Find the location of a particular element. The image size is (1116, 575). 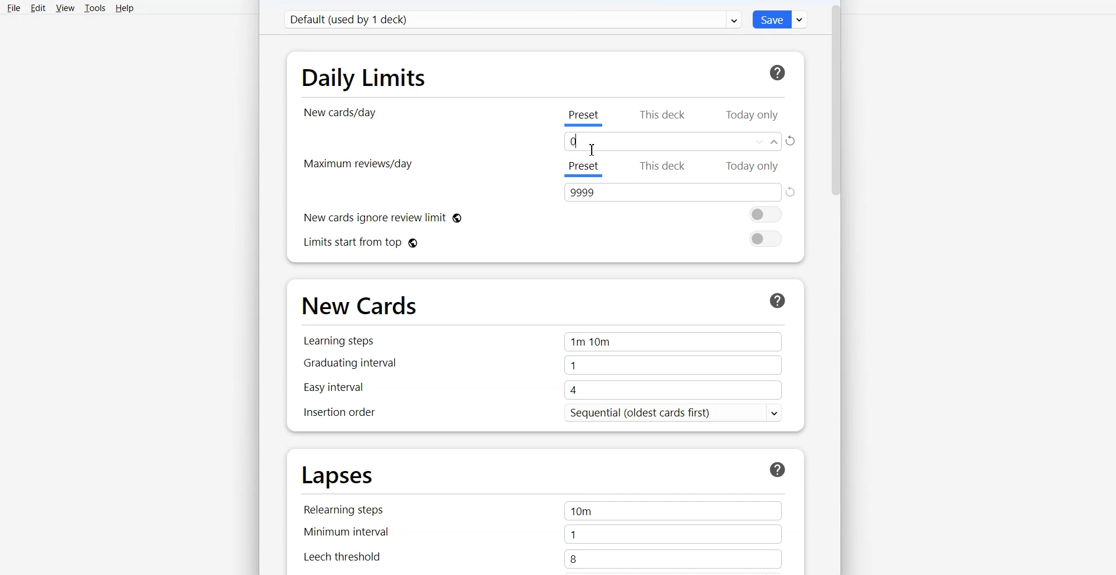

Text is located at coordinates (673, 192).